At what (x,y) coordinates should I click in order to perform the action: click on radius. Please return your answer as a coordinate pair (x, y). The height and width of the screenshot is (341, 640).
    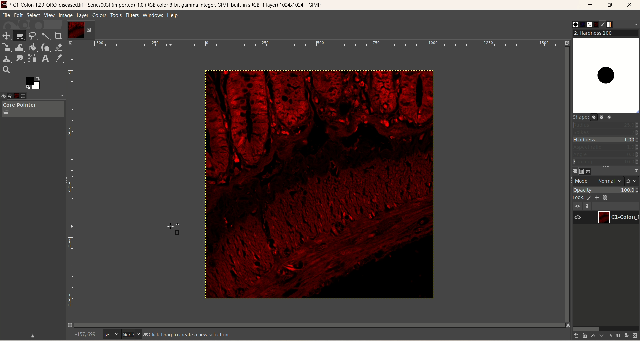
    Looking at the image, I should click on (606, 125).